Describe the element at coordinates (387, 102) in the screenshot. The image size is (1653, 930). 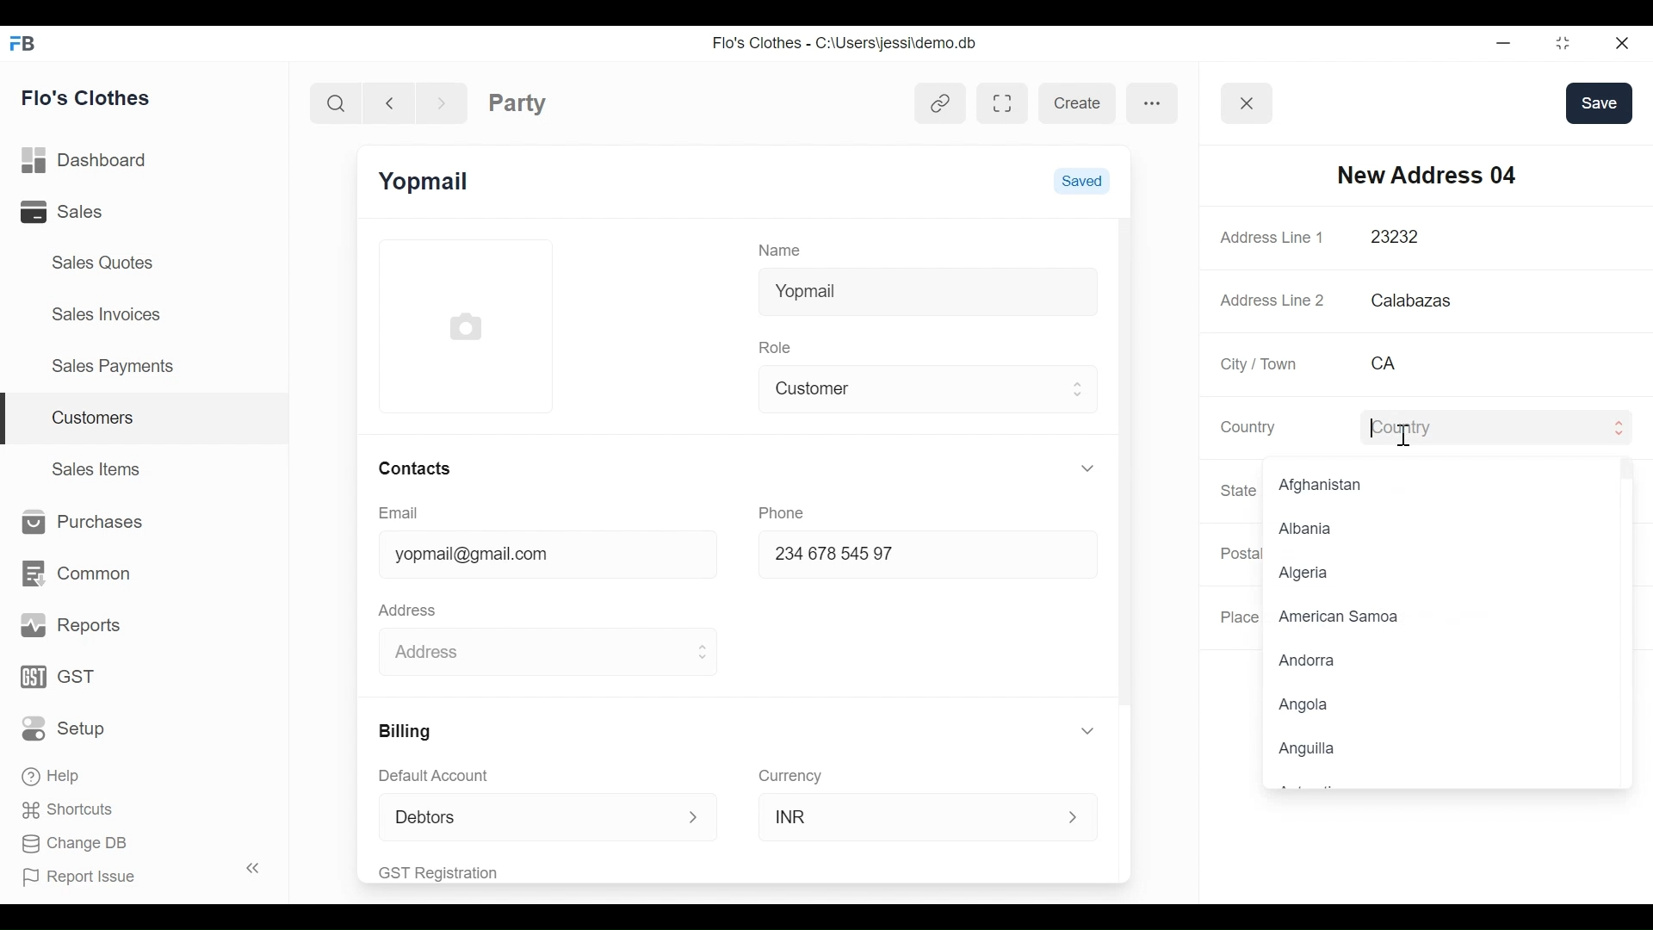
I see `Navigate back` at that location.